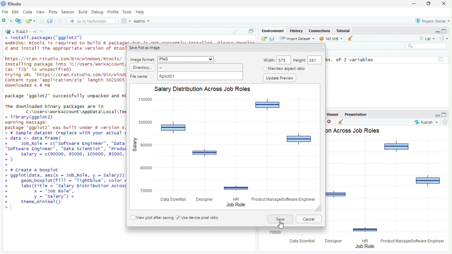  I want to click on Viewer, so click(332, 114).